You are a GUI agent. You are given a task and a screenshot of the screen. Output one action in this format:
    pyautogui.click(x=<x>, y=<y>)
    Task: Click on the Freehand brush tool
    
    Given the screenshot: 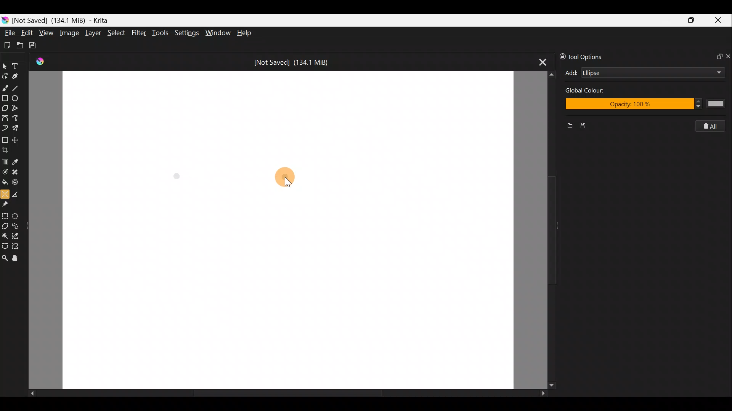 What is the action you would take?
    pyautogui.click(x=5, y=88)
    